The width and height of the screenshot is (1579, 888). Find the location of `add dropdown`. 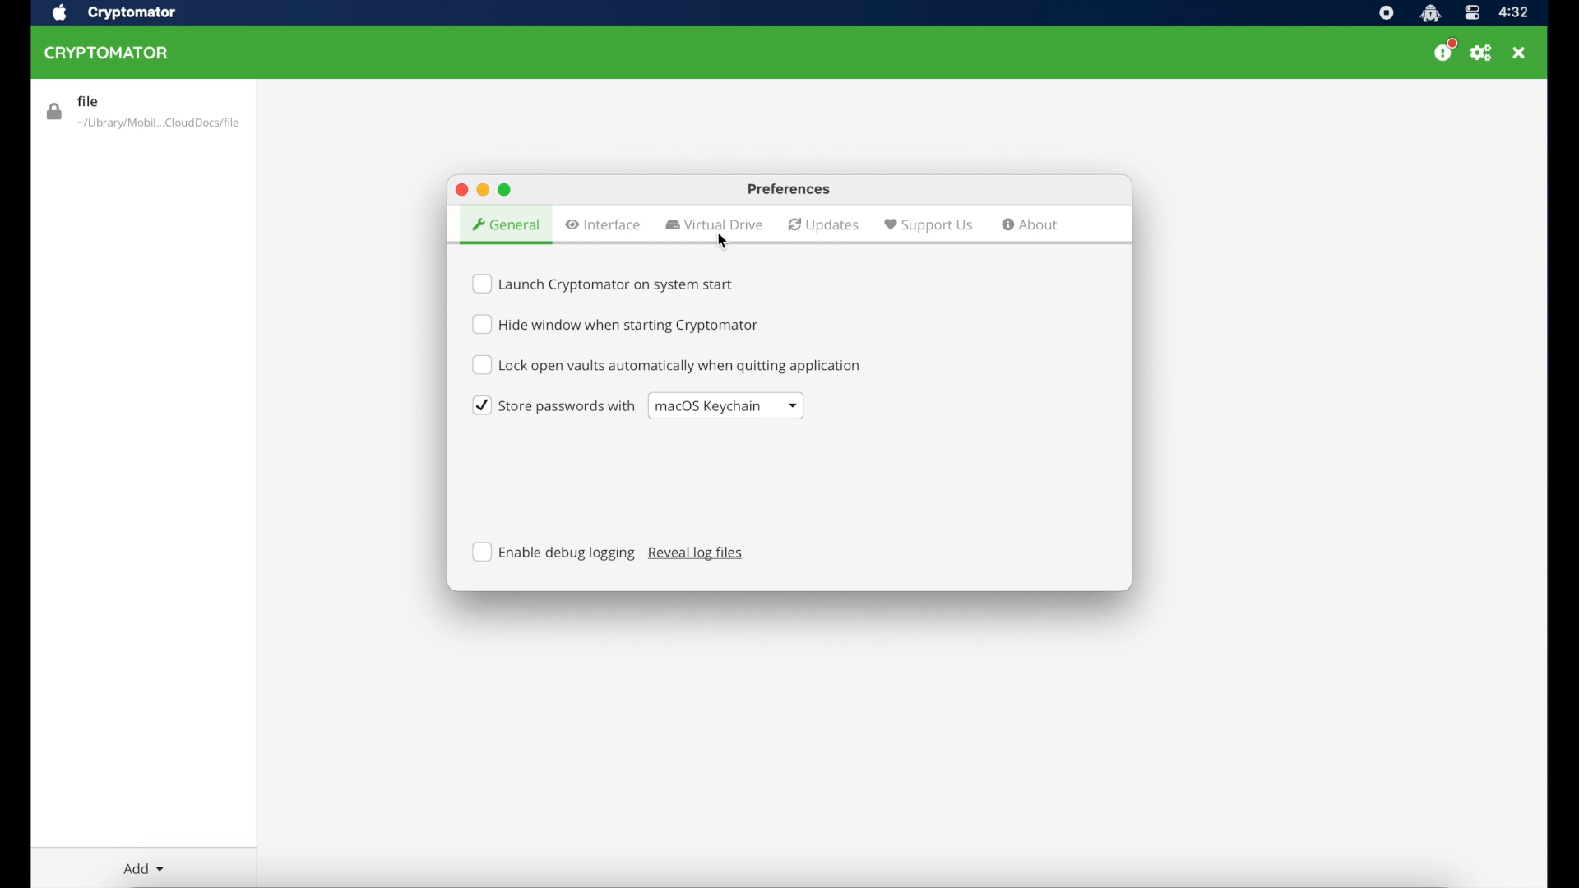

add dropdown is located at coordinates (143, 868).